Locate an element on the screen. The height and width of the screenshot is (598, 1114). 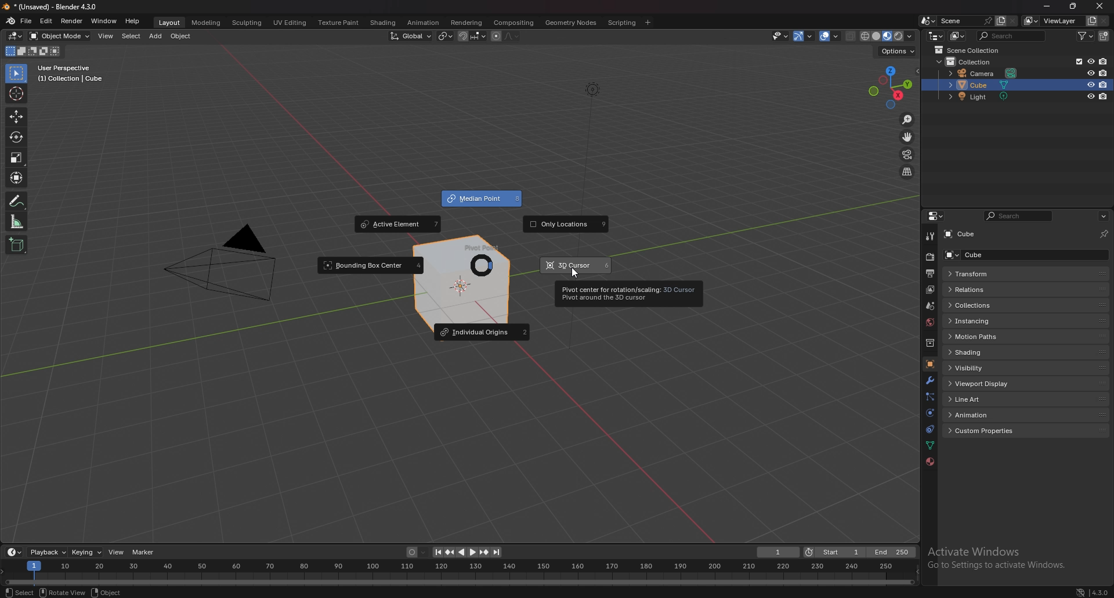
texture paint is located at coordinates (338, 23).